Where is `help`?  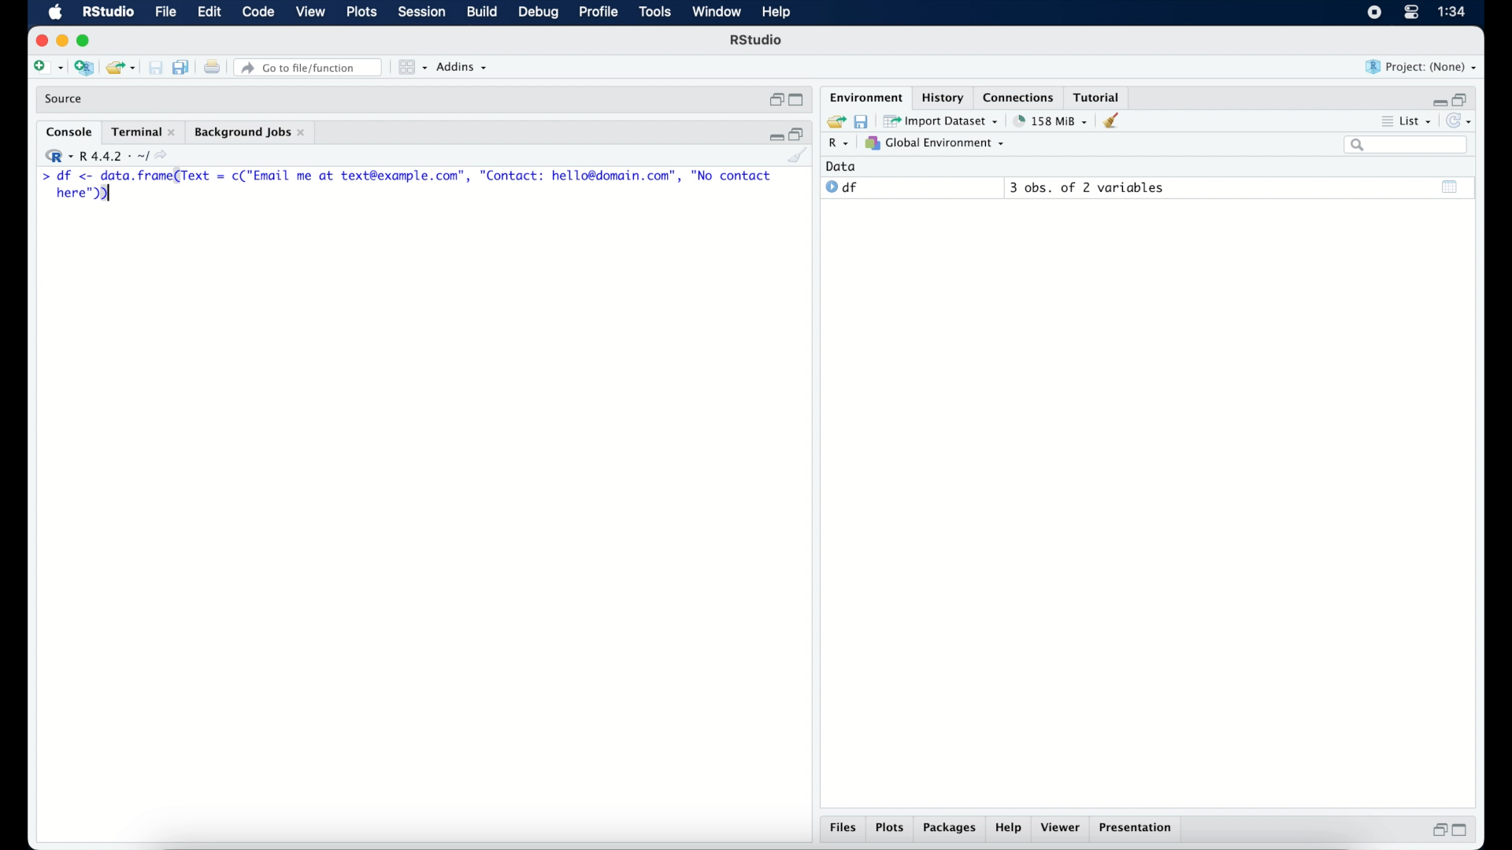 help is located at coordinates (776, 13).